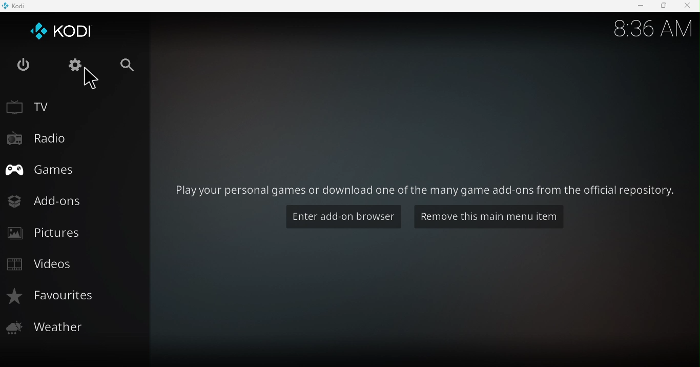 The width and height of the screenshot is (700, 367). Describe the element at coordinates (342, 218) in the screenshot. I see `Enter add-on browser` at that location.